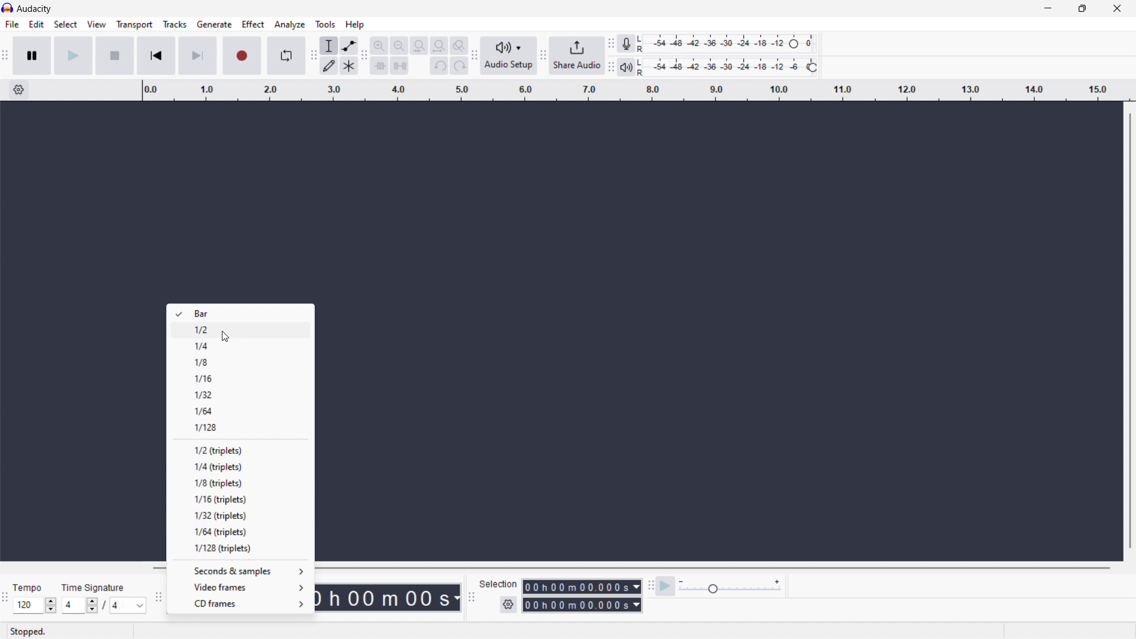 This screenshot has width=1136, height=639. Describe the element at coordinates (380, 46) in the screenshot. I see `zoom in` at that location.